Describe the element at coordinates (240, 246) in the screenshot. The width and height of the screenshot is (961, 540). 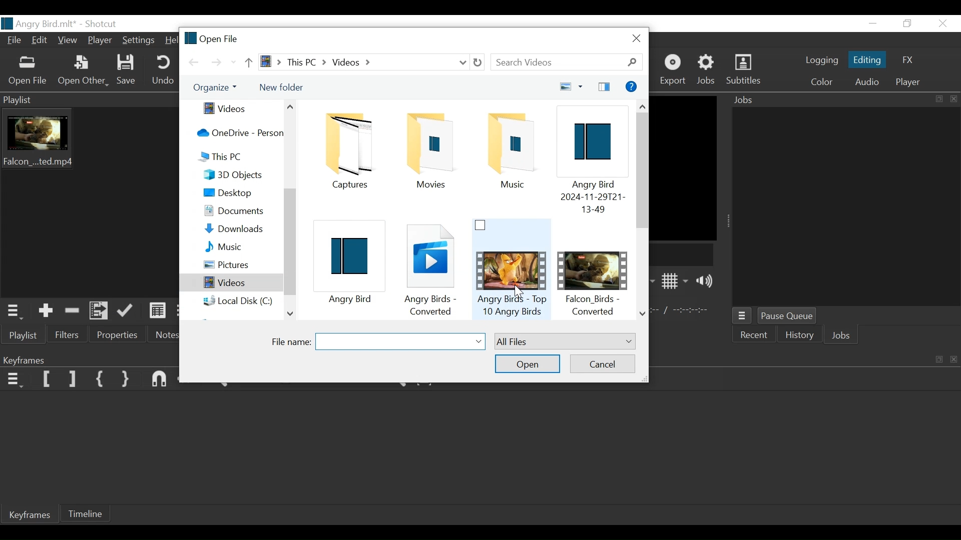
I see `Music` at that location.